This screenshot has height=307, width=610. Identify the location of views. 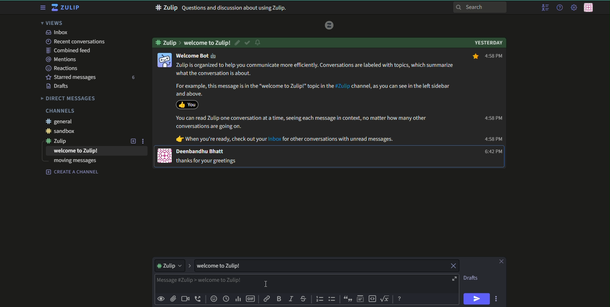
(54, 23).